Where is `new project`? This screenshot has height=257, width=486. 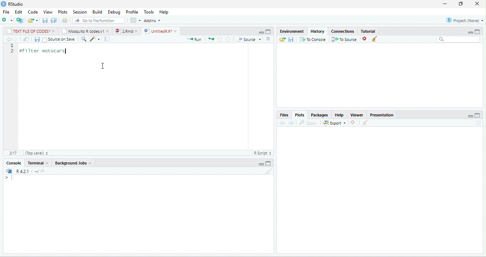
new project is located at coordinates (20, 20).